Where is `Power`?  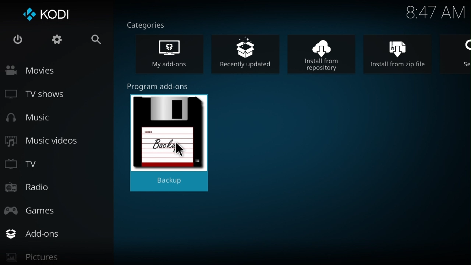
Power is located at coordinates (18, 41).